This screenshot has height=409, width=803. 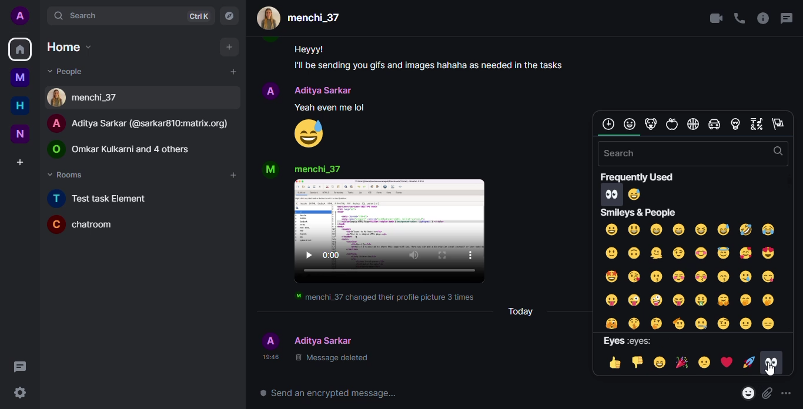 I want to click on objects, so click(x=734, y=125).